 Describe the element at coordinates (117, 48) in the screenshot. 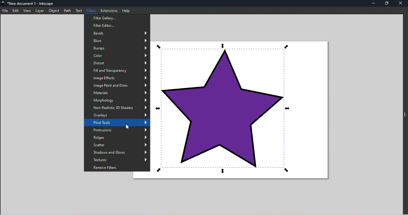

I see `Bumps` at that location.